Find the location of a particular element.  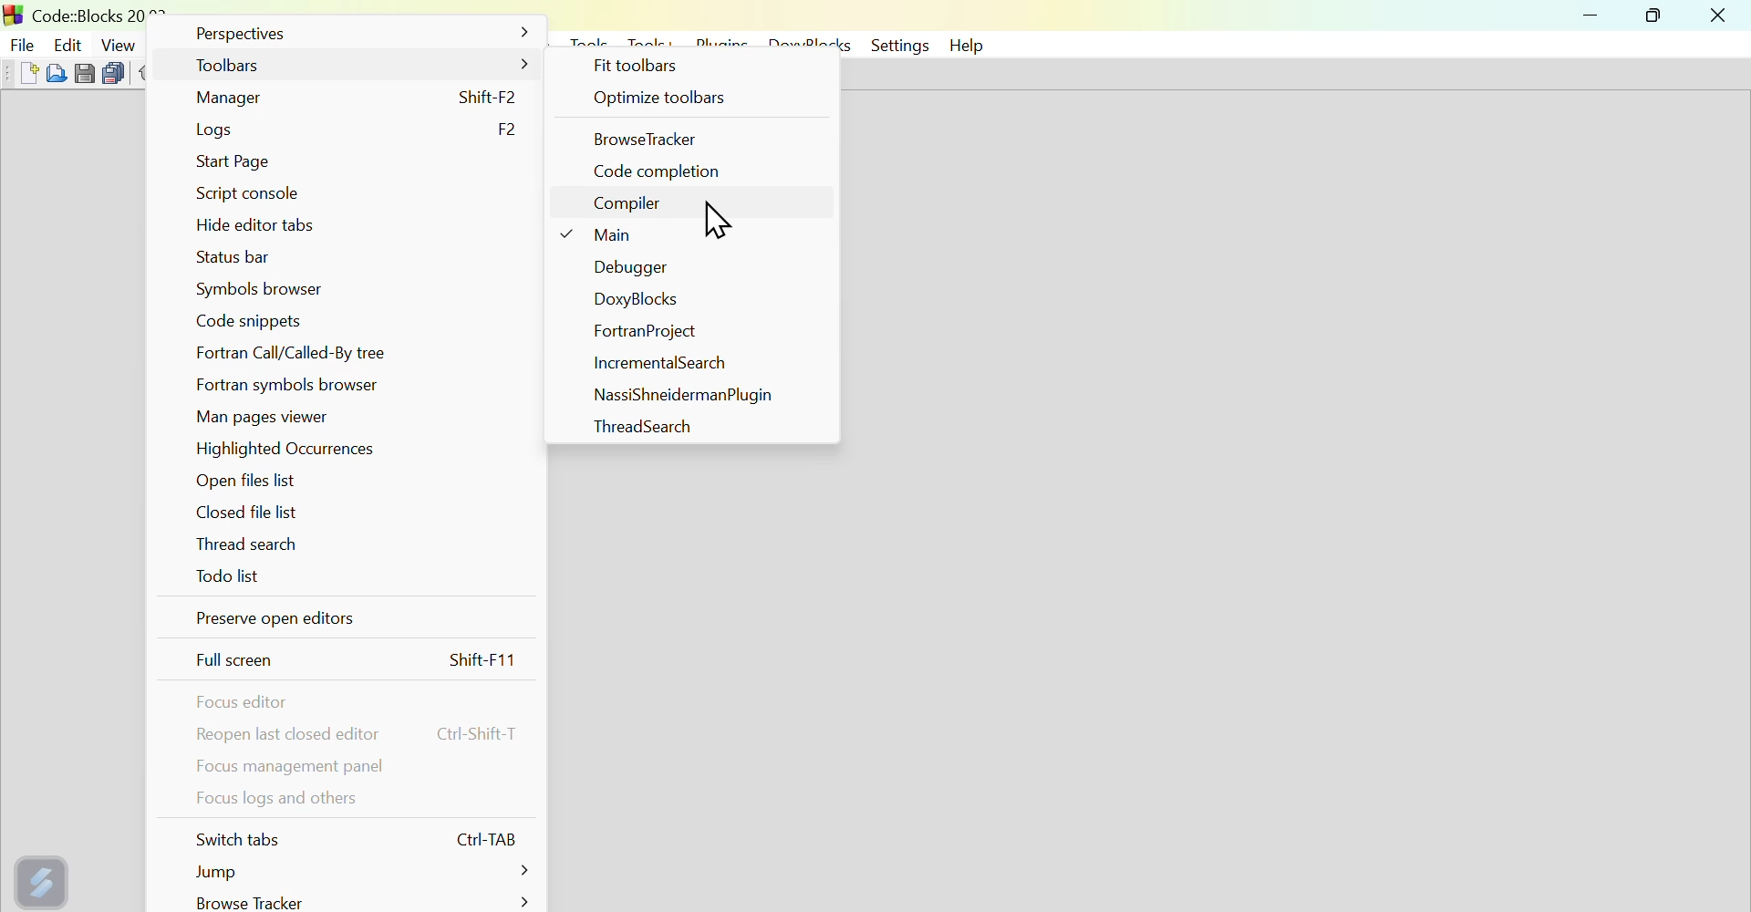

Toolbars is located at coordinates (359, 67).